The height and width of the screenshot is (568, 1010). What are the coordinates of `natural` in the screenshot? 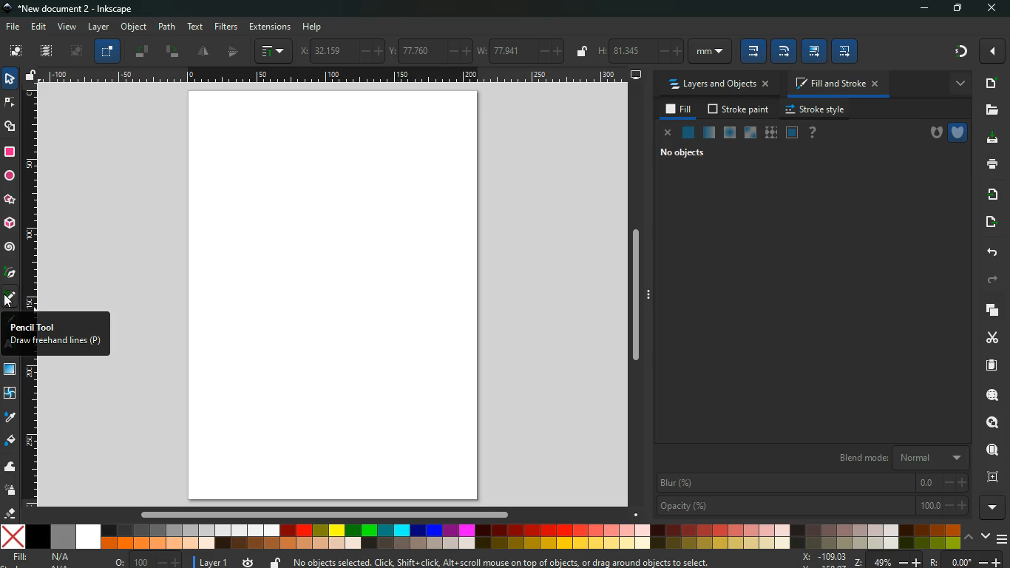 It's located at (688, 132).